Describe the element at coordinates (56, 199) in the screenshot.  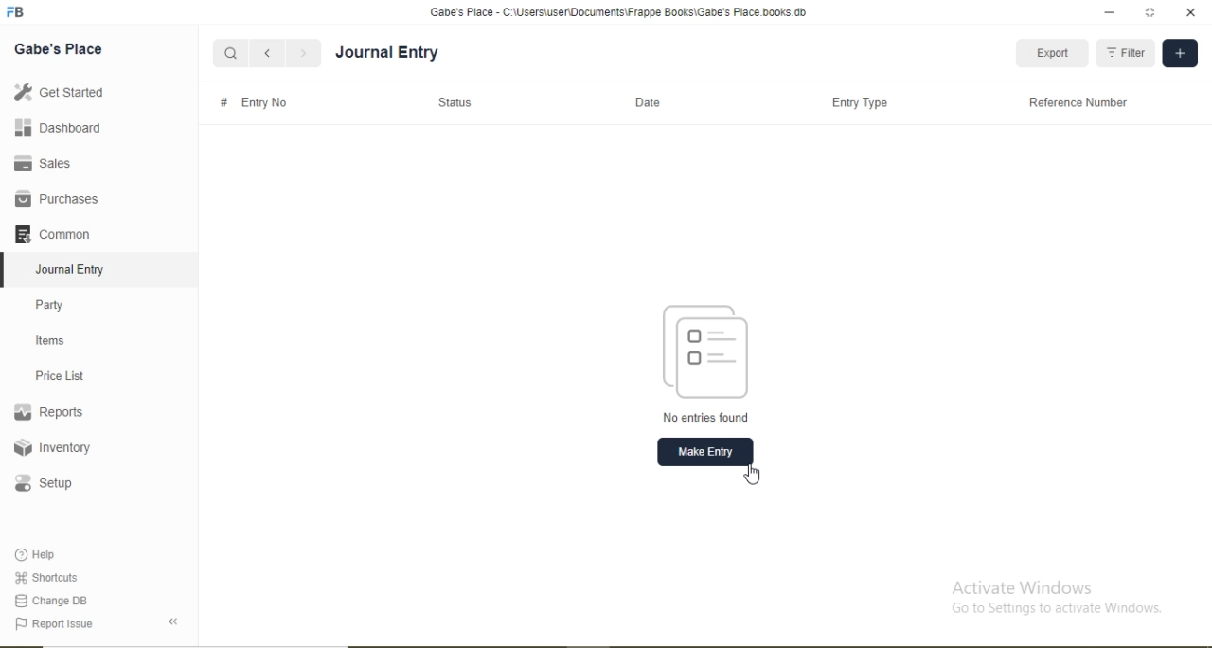
I see `Purchases` at that location.